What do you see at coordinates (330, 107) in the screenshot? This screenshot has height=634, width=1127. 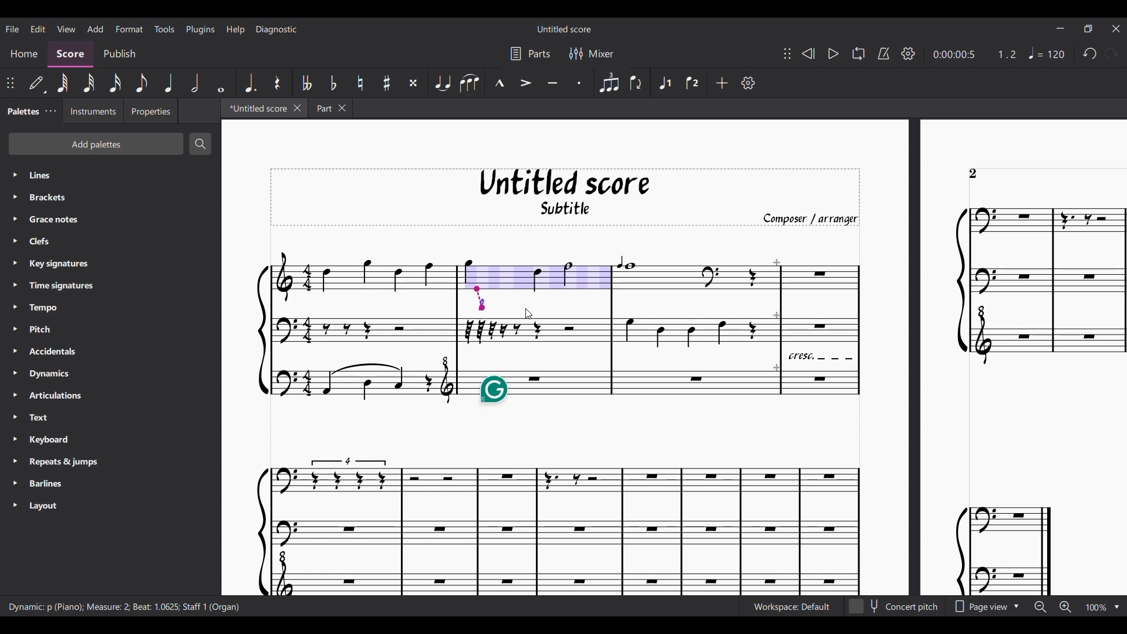 I see `Earlier tab` at bounding box center [330, 107].